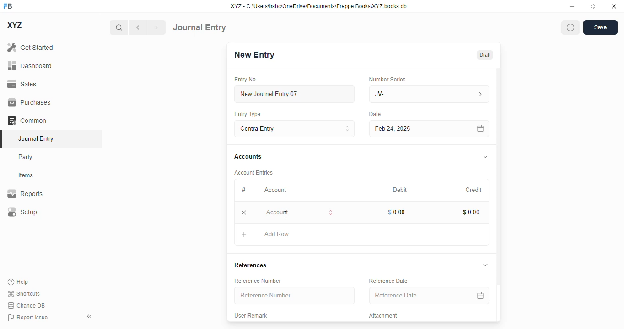  I want to click on feb 24, 2025, so click(409, 129).